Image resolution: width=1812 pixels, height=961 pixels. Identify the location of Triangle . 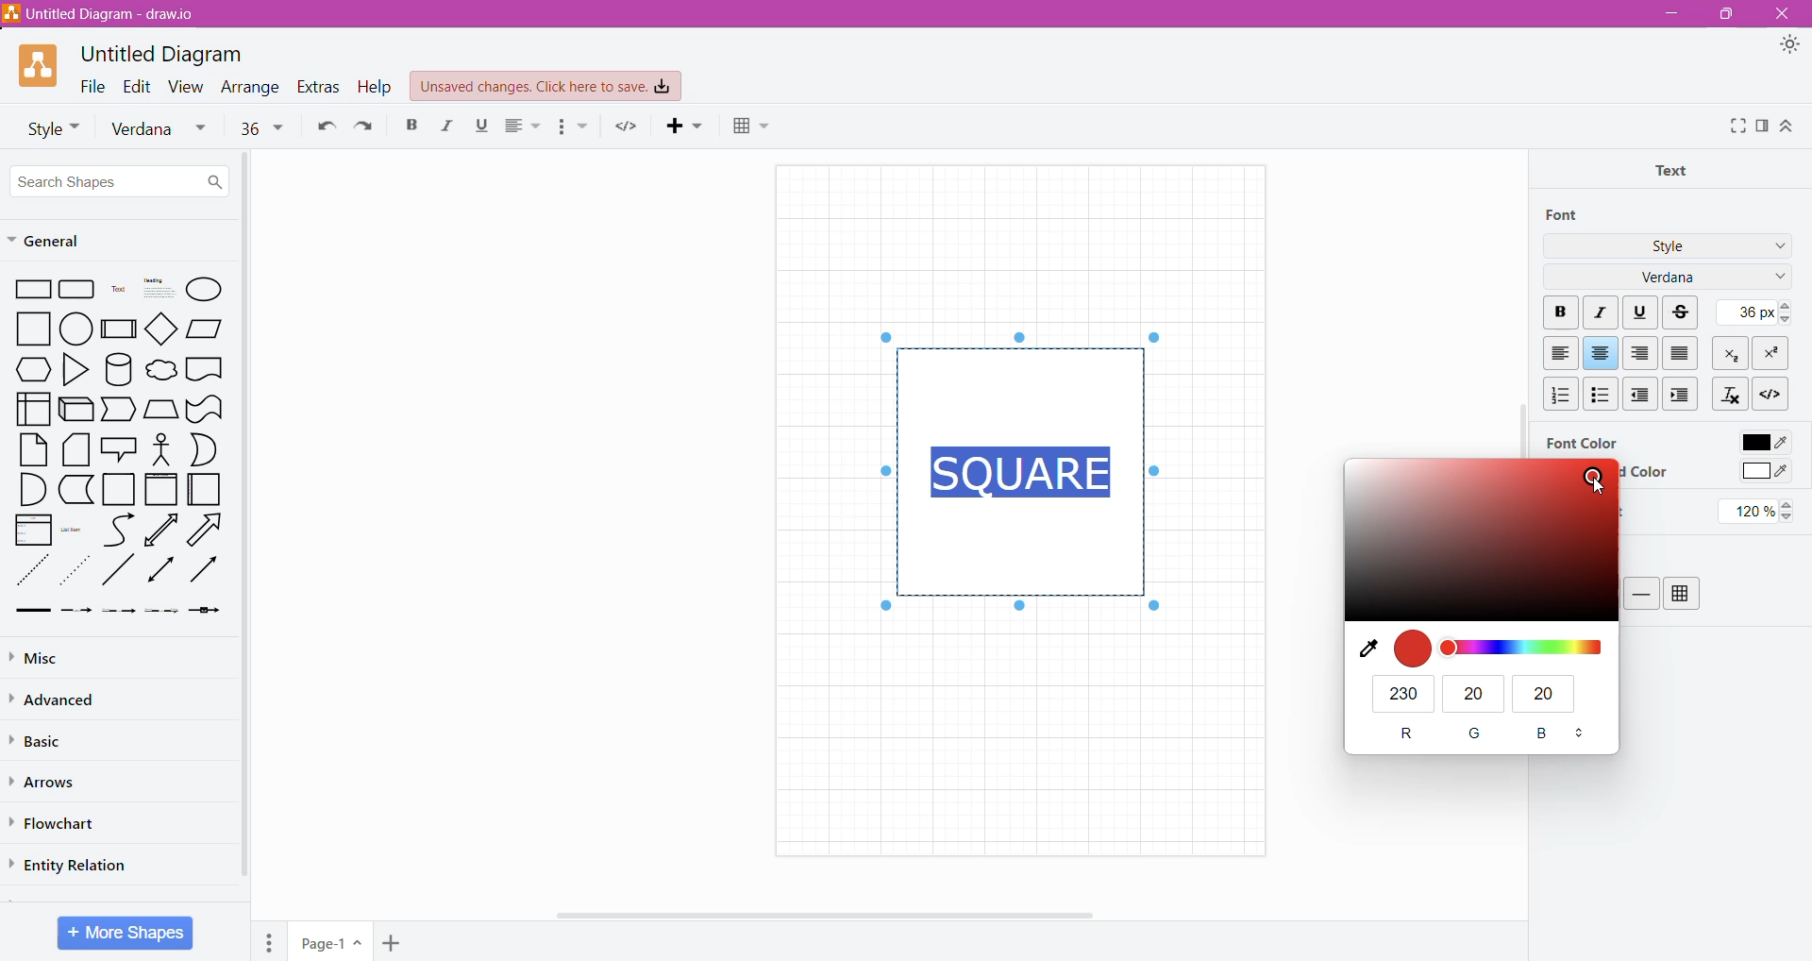
(75, 368).